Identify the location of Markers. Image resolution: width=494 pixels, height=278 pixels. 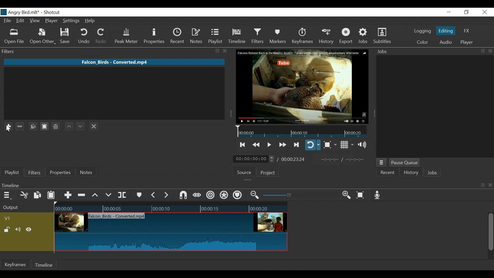
(278, 36).